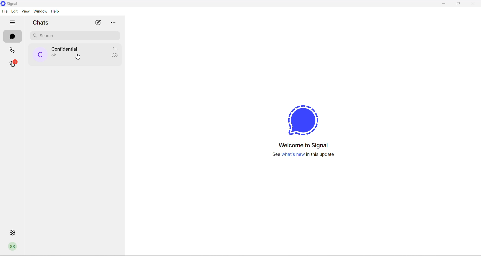 This screenshot has height=256, width=481. Describe the element at coordinates (115, 55) in the screenshot. I see `read recipient` at that location.